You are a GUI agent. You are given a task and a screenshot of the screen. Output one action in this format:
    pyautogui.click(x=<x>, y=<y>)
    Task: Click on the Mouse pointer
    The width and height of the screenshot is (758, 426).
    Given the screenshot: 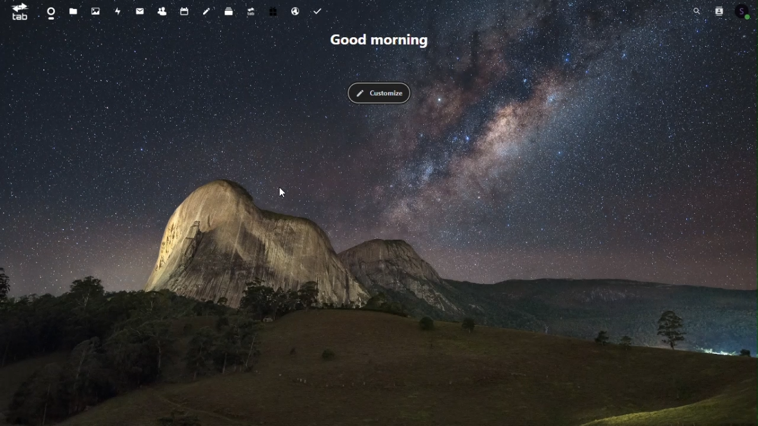 What is the action you would take?
    pyautogui.click(x=283, y=193)
    